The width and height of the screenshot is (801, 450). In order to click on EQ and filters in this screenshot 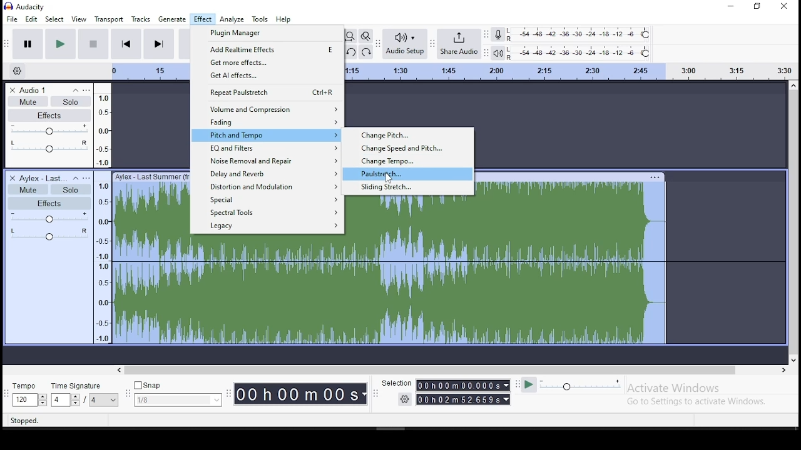, I will do `click(268, 149)`.